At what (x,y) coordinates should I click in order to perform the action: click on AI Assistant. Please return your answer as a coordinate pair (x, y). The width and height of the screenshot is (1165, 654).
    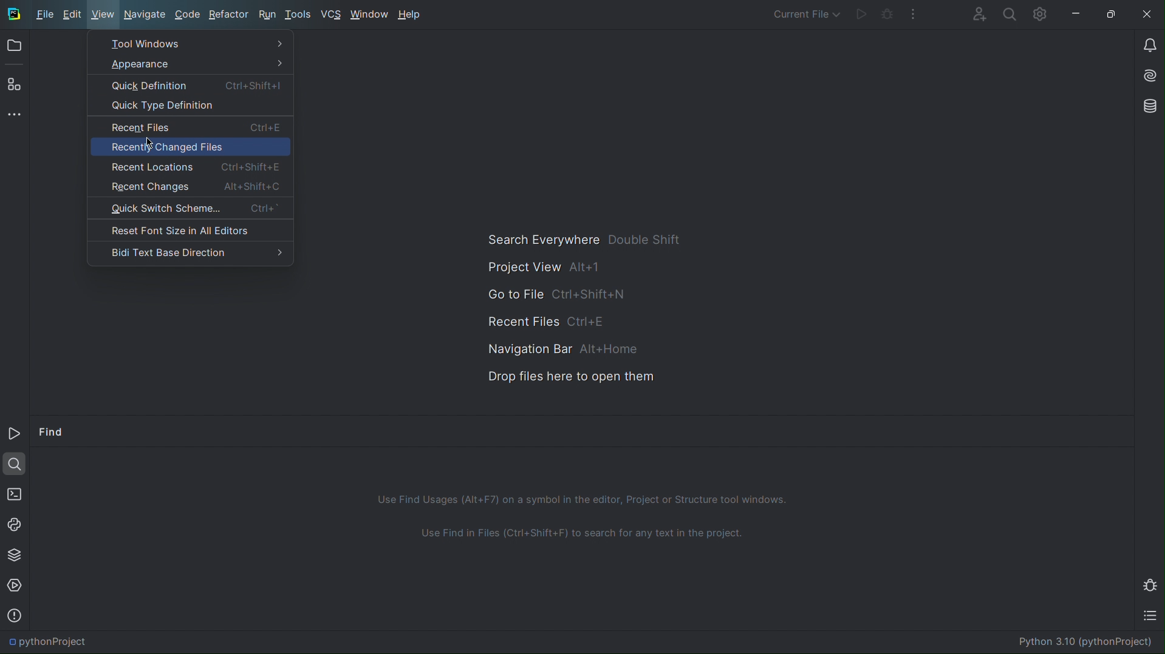
    Looking at the image, I should click on (1147, 77).